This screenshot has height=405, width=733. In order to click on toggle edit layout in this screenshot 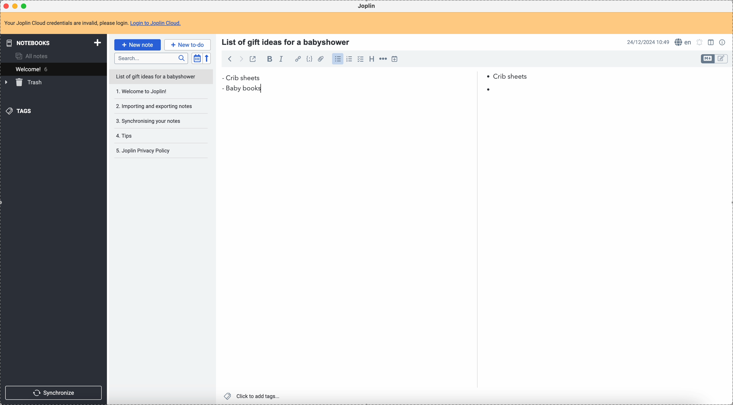, I will do `click(707, 59)`.